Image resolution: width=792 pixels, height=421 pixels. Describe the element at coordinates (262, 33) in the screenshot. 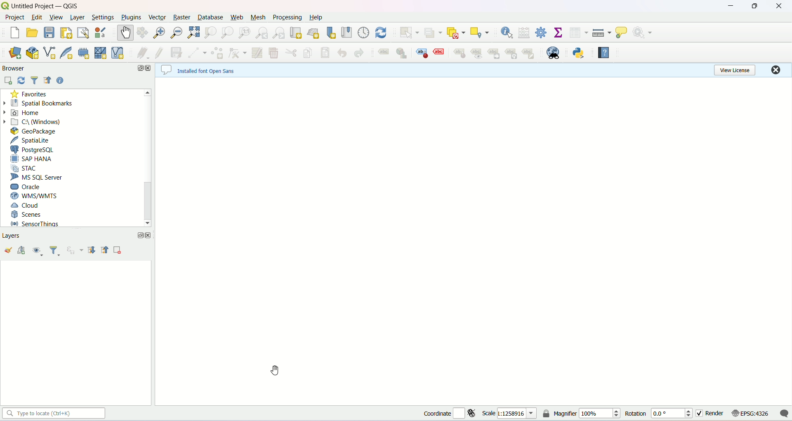

I see `zoom last` at that location.